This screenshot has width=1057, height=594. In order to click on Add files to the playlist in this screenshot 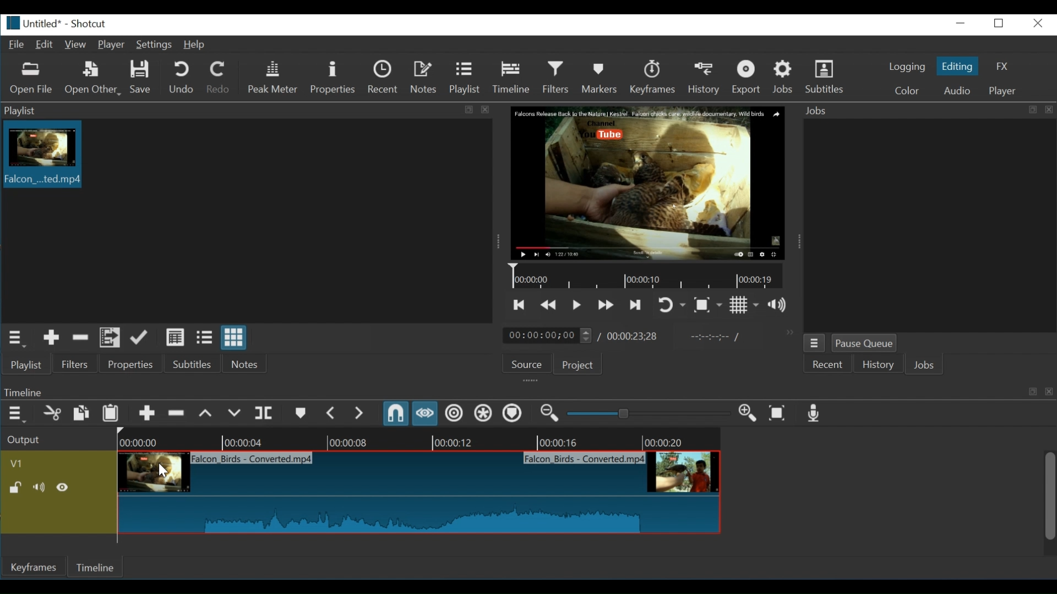, I will do `click(108, 338)`.